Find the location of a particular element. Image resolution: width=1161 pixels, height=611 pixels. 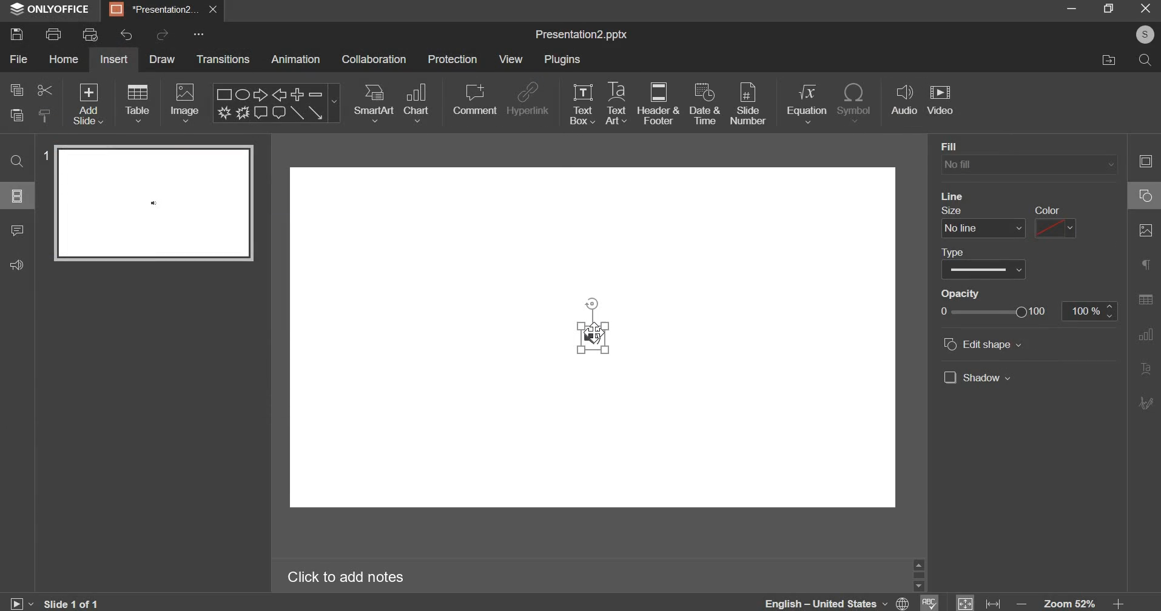

animation is located at coordinates (295, 60).